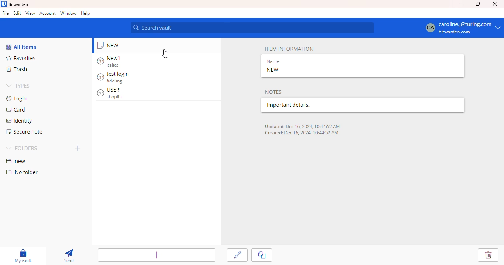 This screenshot has height=265, width=504. I want to click on maximize, so click(478, 4).